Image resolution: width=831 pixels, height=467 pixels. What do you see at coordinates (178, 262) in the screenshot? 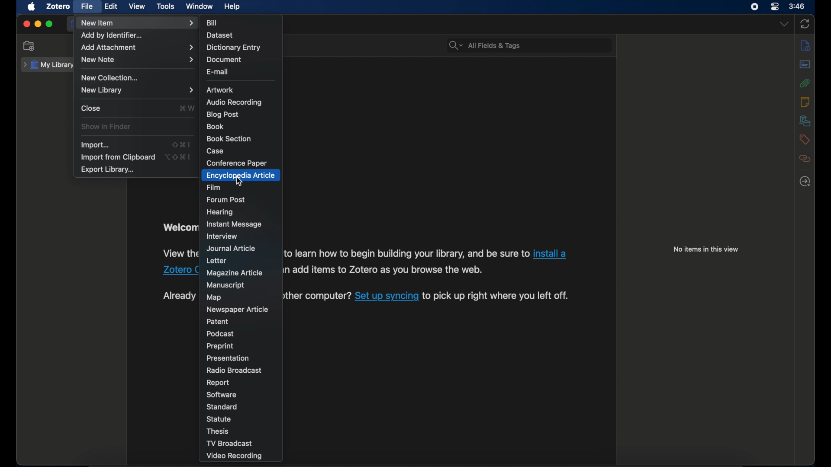
I see `installation instruction` at bounding box center [178, 262].